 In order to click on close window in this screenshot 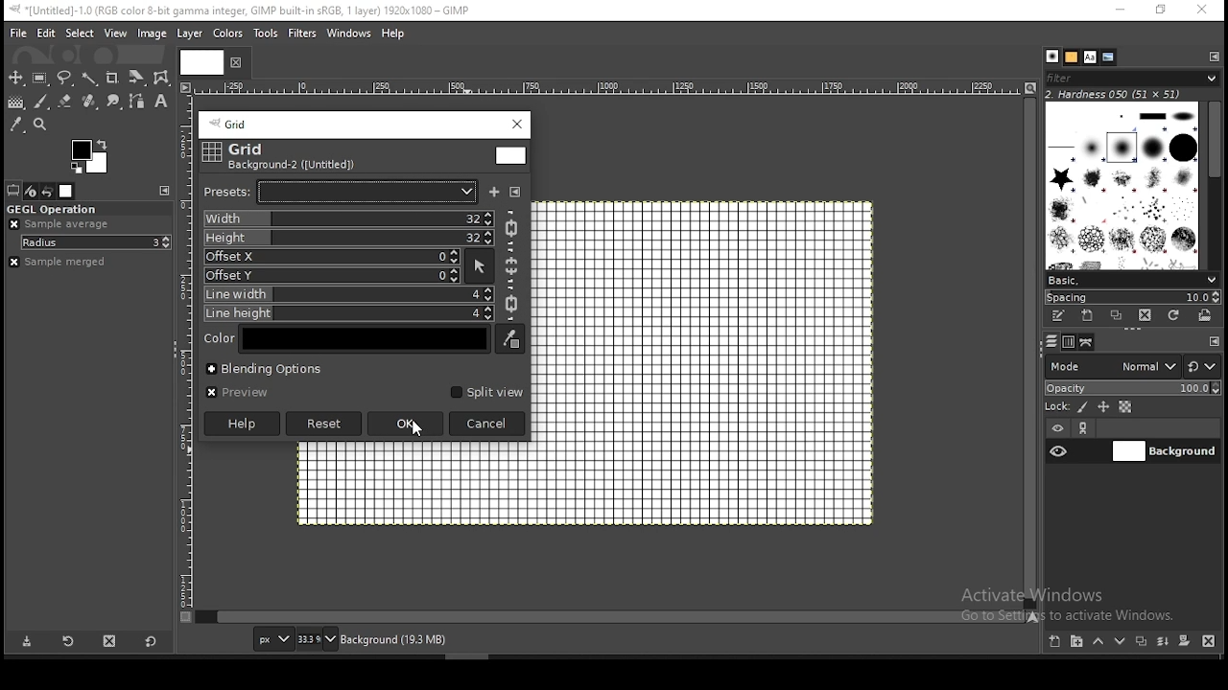, I will do `click(519, 124)`.